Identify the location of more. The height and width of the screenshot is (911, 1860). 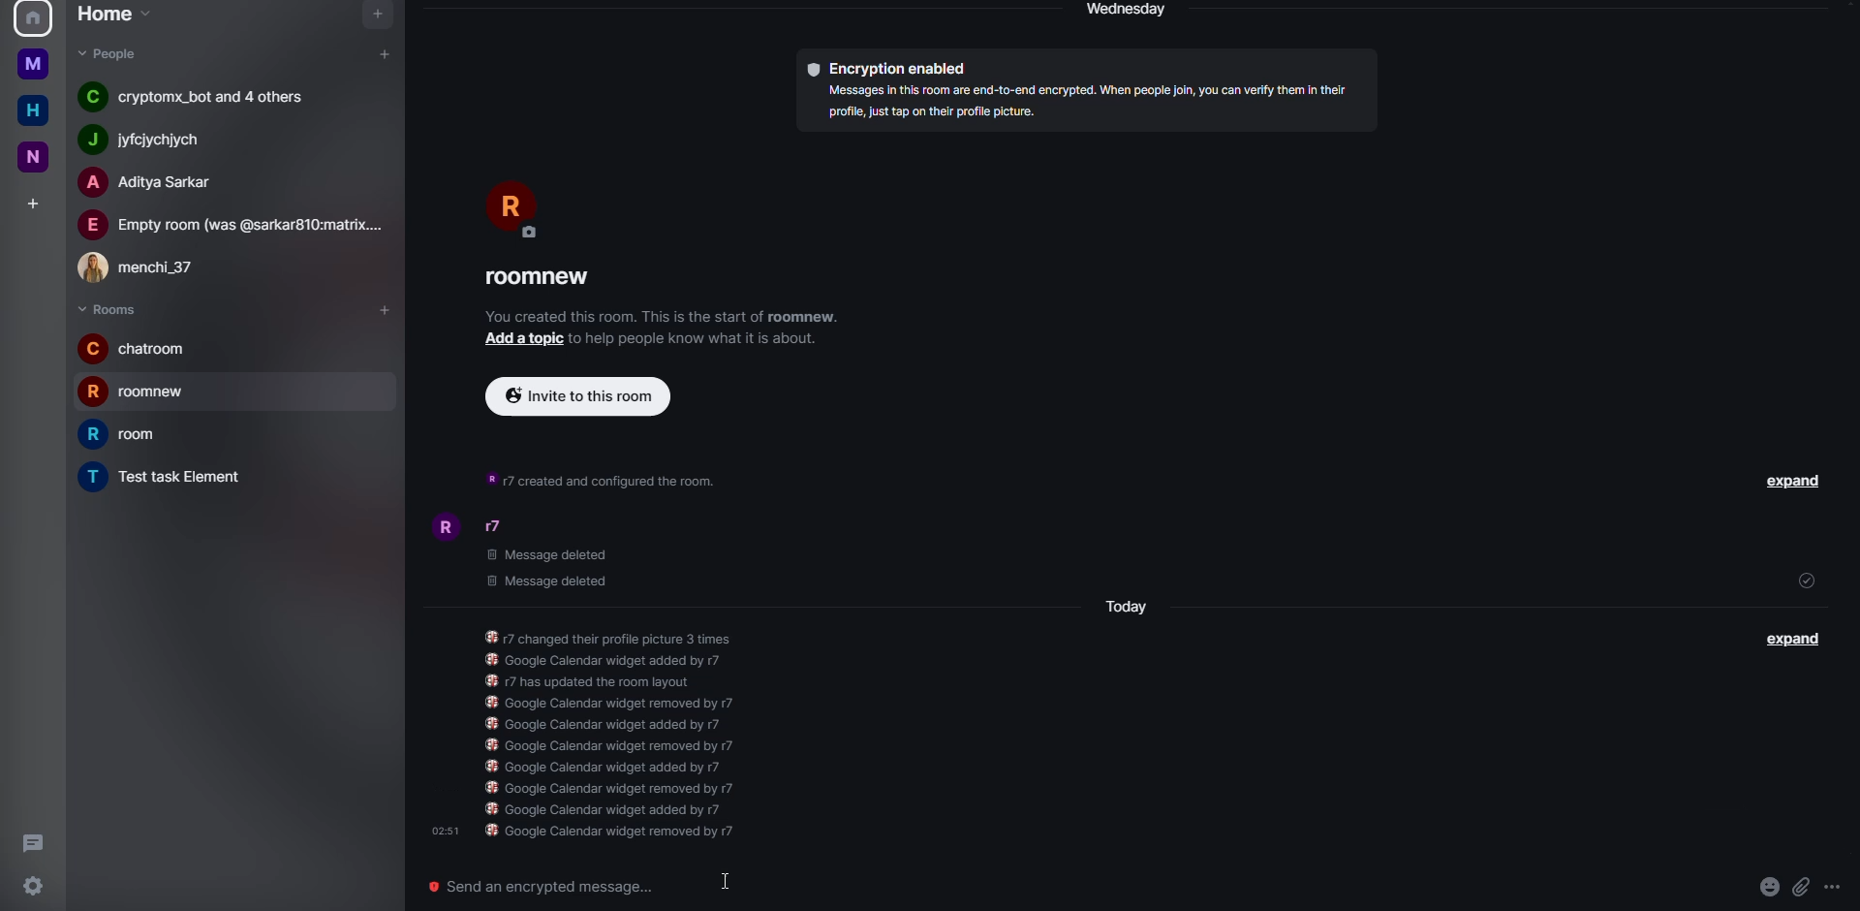
(1838, 890).